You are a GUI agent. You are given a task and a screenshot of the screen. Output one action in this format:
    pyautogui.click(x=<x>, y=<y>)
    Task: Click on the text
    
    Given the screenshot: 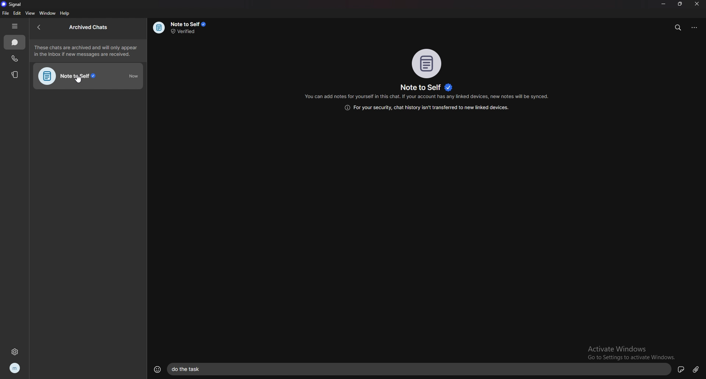 What is the action you would take?
    pyautogui.click(x=192, y=369)
    